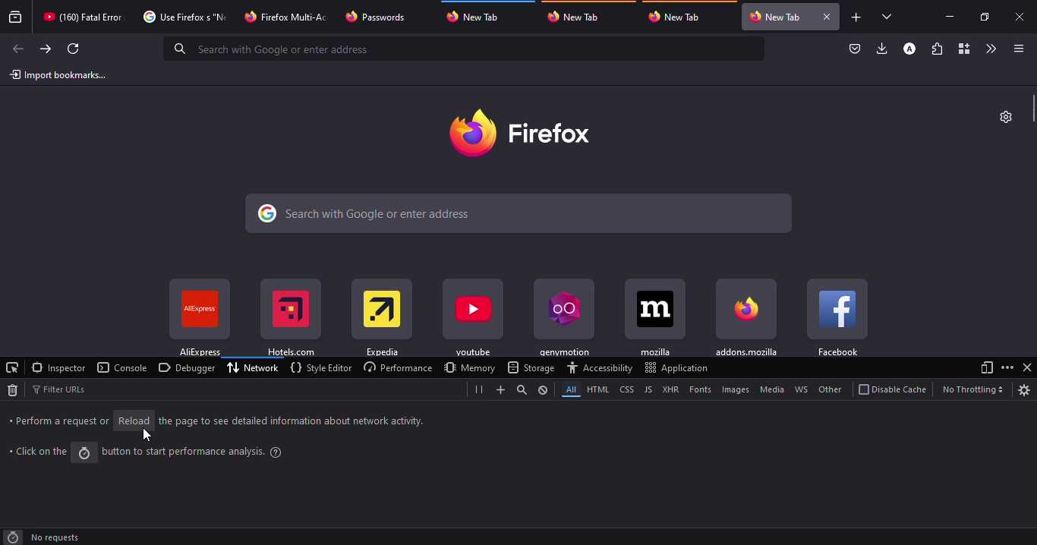 This screenshot has width=1037, height=545. I want to click on css, so click(626, 389).